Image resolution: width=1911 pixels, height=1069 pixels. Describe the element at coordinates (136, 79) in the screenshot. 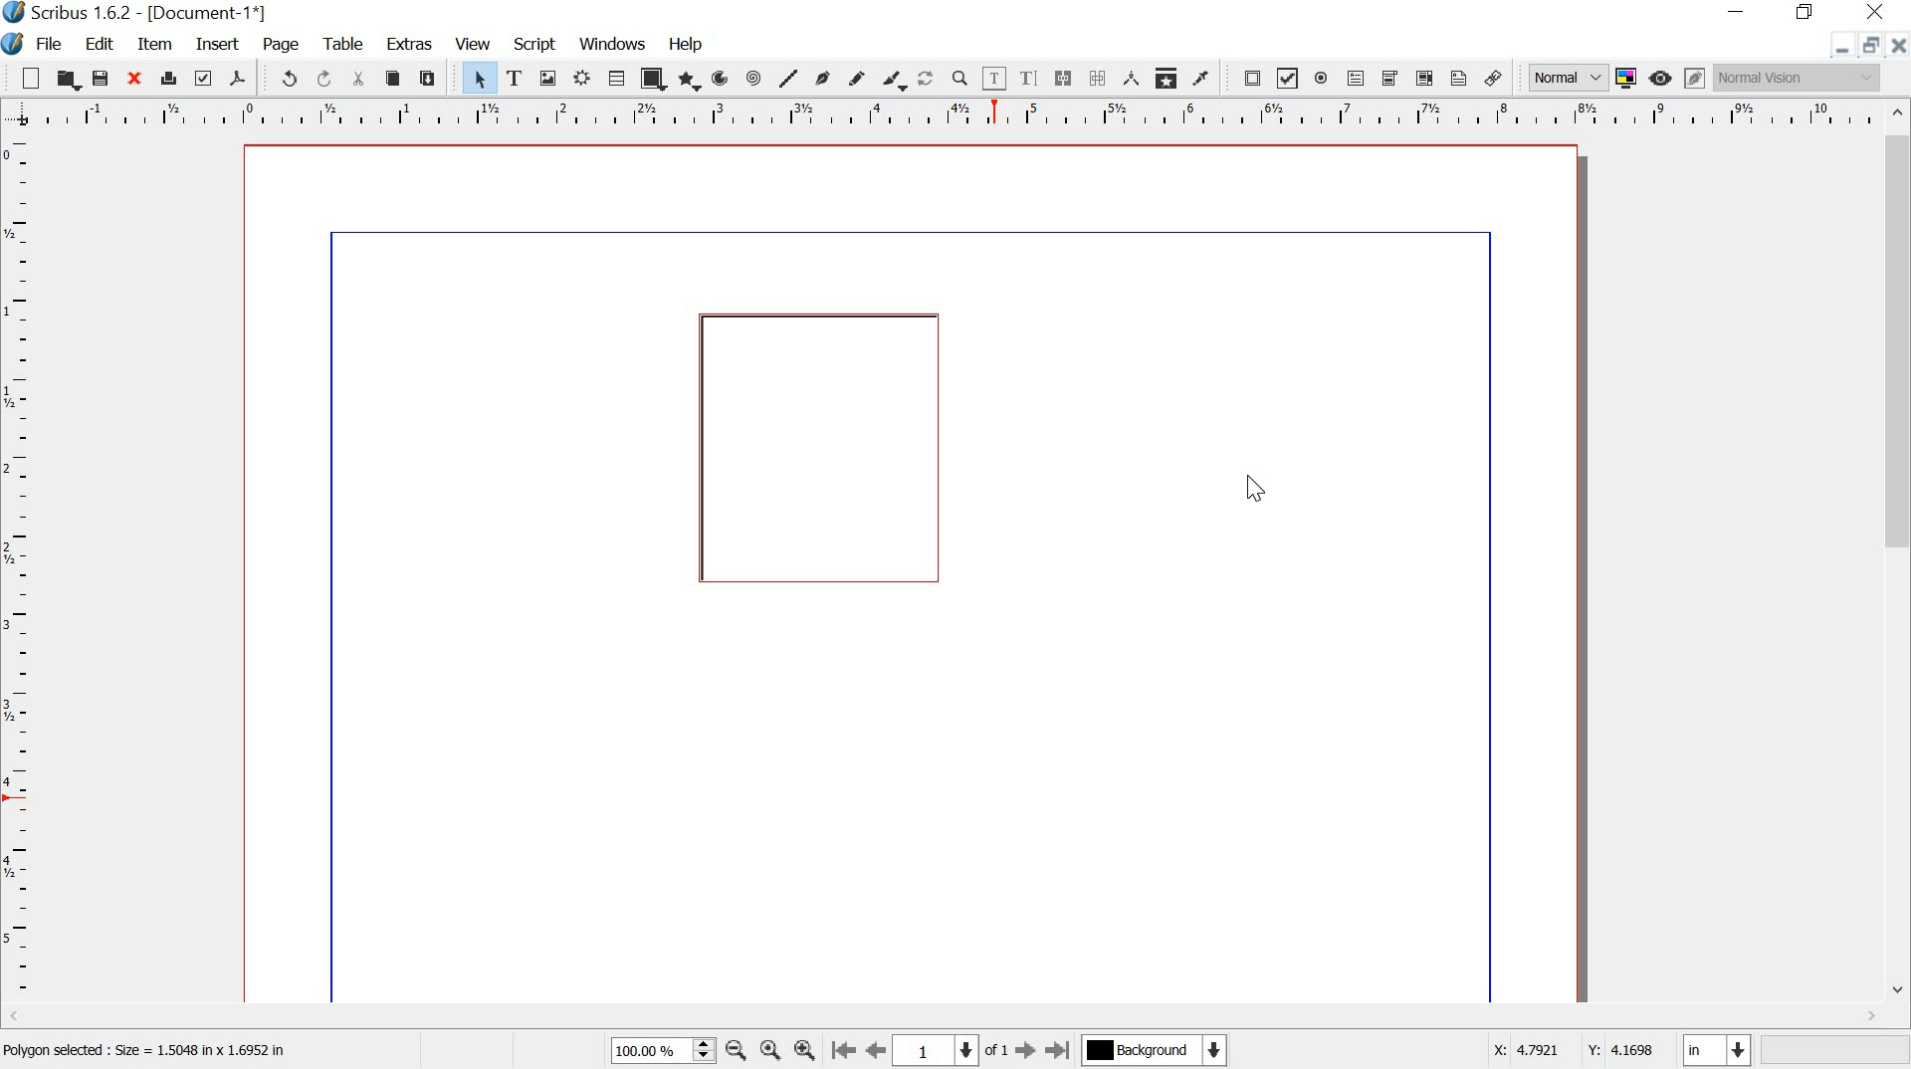

I see `close` at that location.